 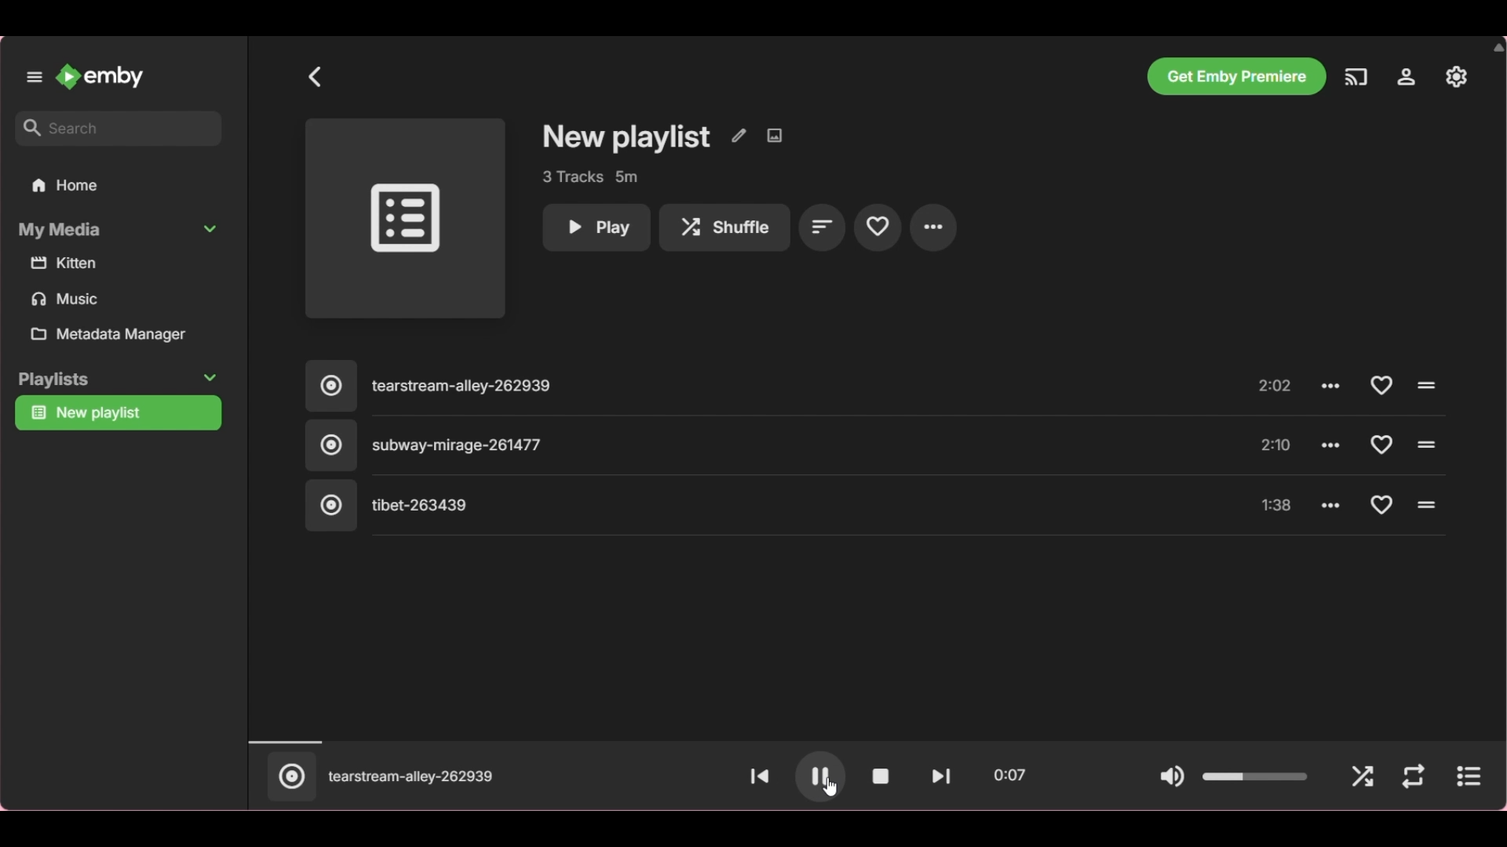 What do you see at coordinates (1277, 507) in the screenshot?
I see `Music length of song` at bounding box center [1277, 507].